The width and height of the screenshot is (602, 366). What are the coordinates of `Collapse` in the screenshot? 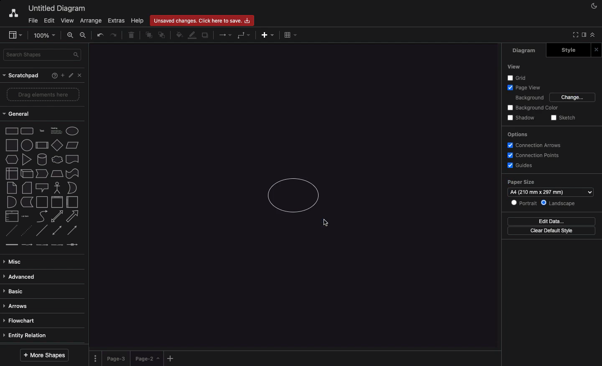 It's located at (574, 35).